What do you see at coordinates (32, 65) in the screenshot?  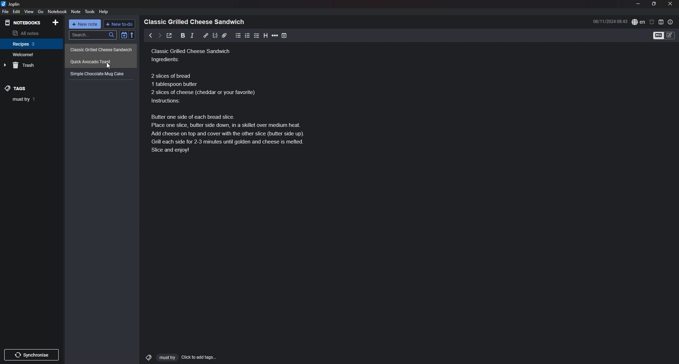 I see `trash` at bounding box center [32, 65].